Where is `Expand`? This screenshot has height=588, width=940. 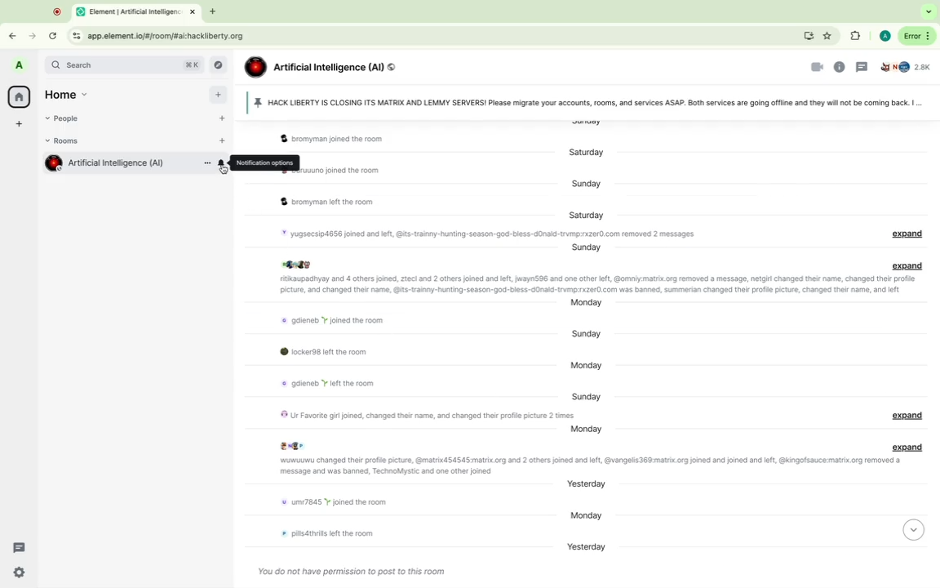 Expand is located at coordinates (910, 234).